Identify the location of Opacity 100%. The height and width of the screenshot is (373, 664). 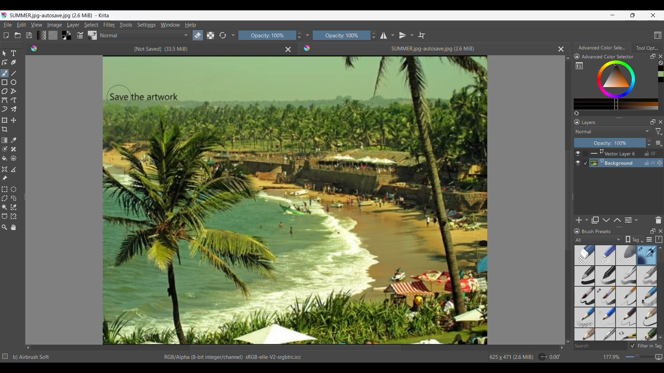
(266, 36).